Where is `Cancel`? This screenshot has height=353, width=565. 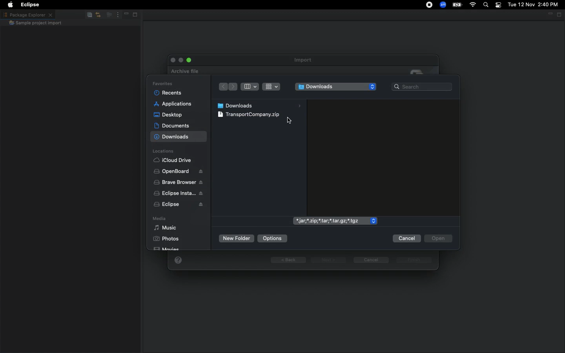
Cancel is located at coordinates (406, 238).